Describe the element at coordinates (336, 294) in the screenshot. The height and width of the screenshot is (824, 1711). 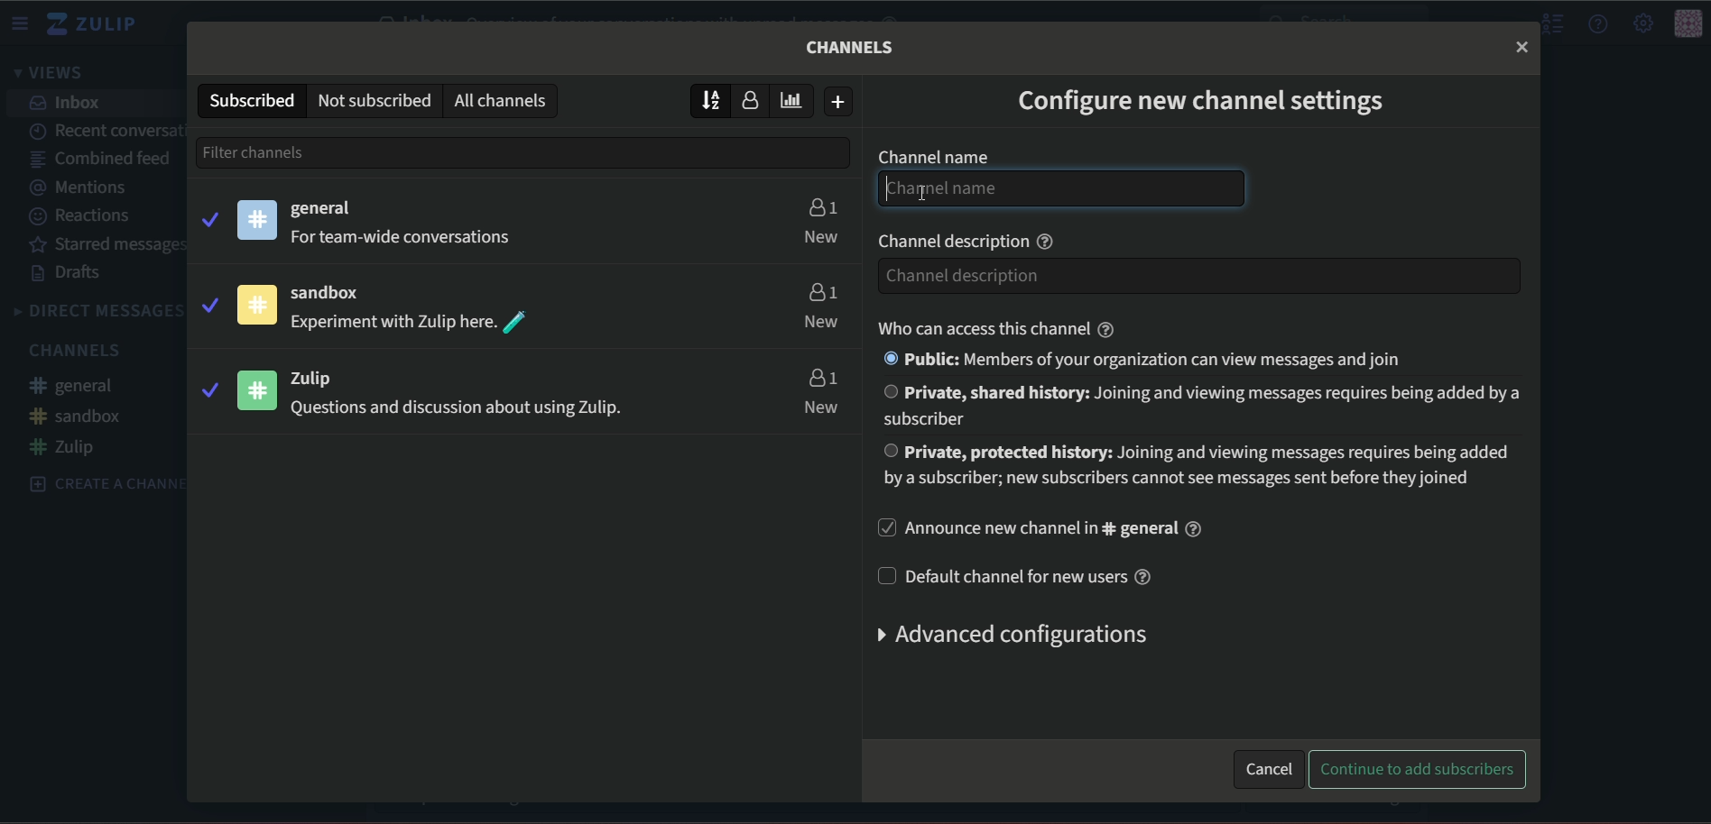
I see `sandbox` at that location.